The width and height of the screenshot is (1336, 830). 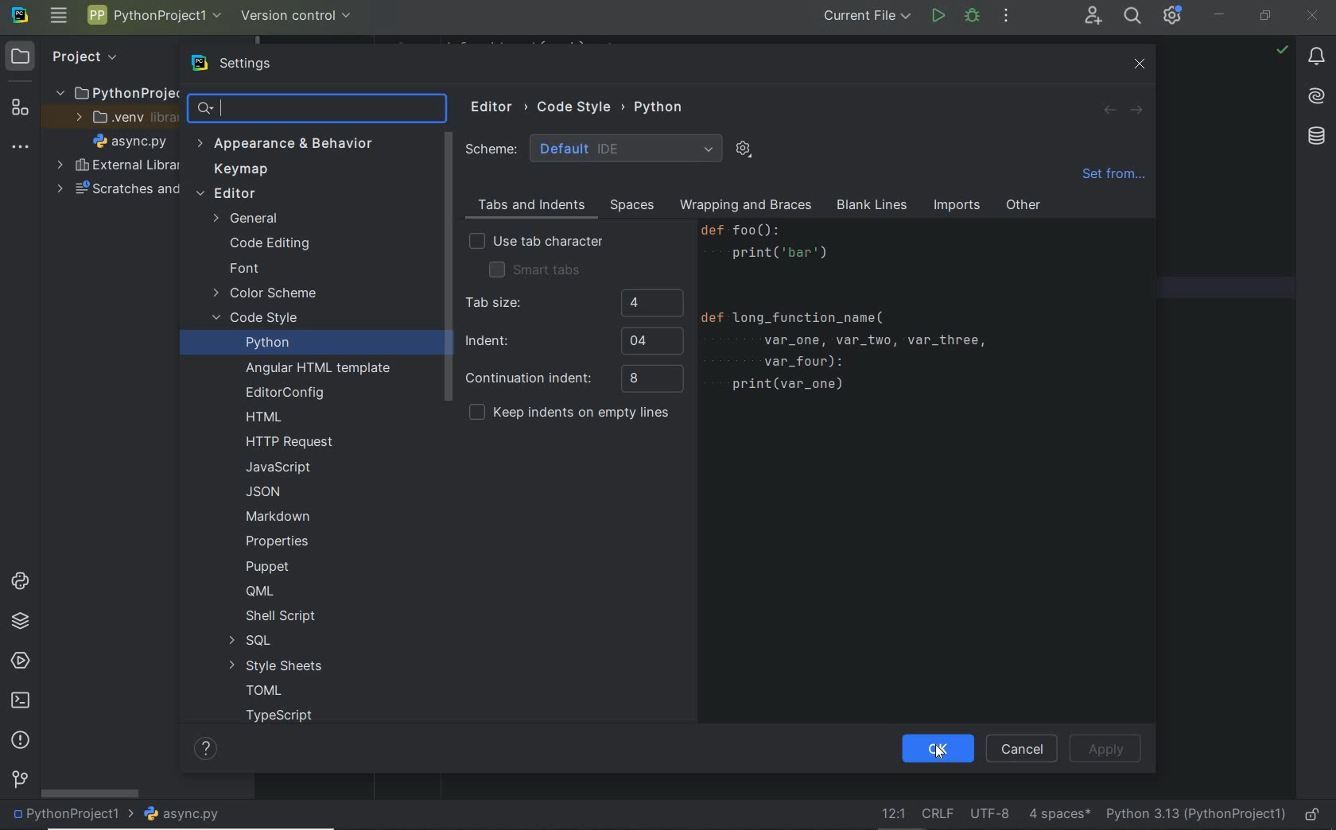 I want to click on more tool windows, so click(x=20, y=148).